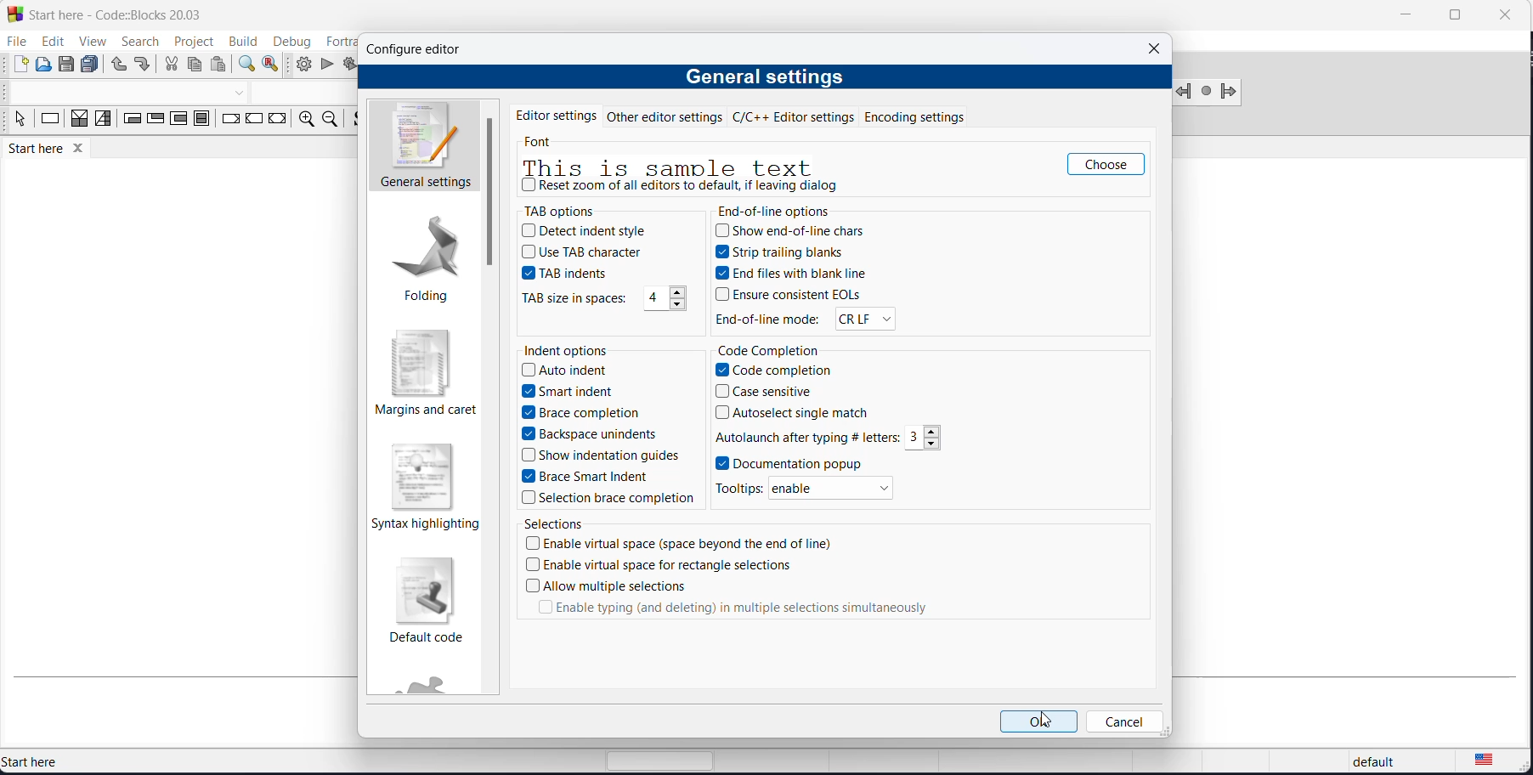  Describe the element at coordinates (568, 350) in the screenshot. I see `indent options` at that location.